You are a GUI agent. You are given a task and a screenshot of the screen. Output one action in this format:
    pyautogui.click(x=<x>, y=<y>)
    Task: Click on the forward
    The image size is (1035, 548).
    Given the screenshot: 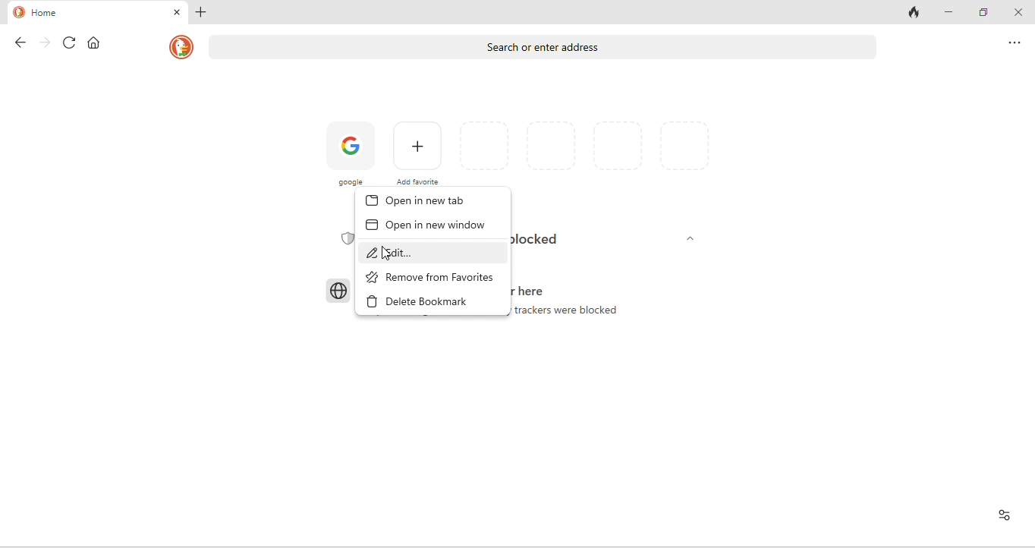 What is the action you would take?
    pyautogui.click(x=39, y=43)
    